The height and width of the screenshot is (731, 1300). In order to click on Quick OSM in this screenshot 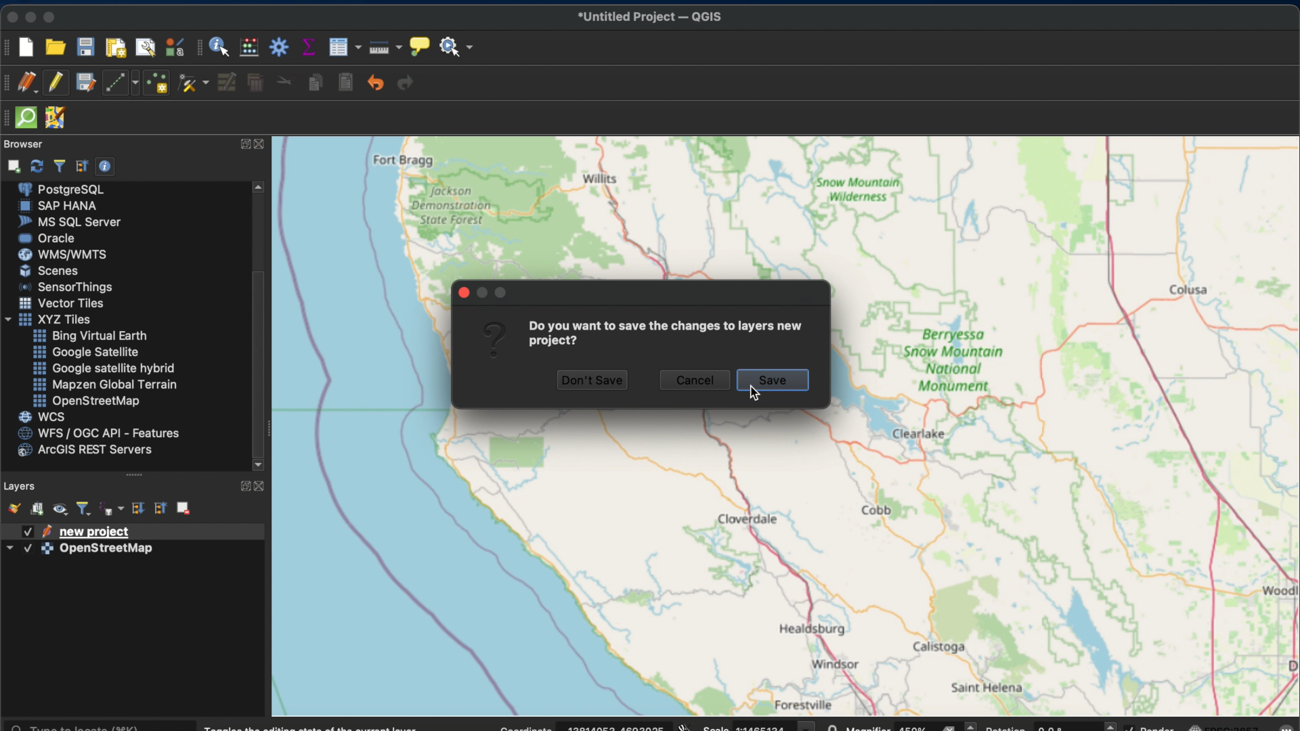, I will do `click(26, 118)`.